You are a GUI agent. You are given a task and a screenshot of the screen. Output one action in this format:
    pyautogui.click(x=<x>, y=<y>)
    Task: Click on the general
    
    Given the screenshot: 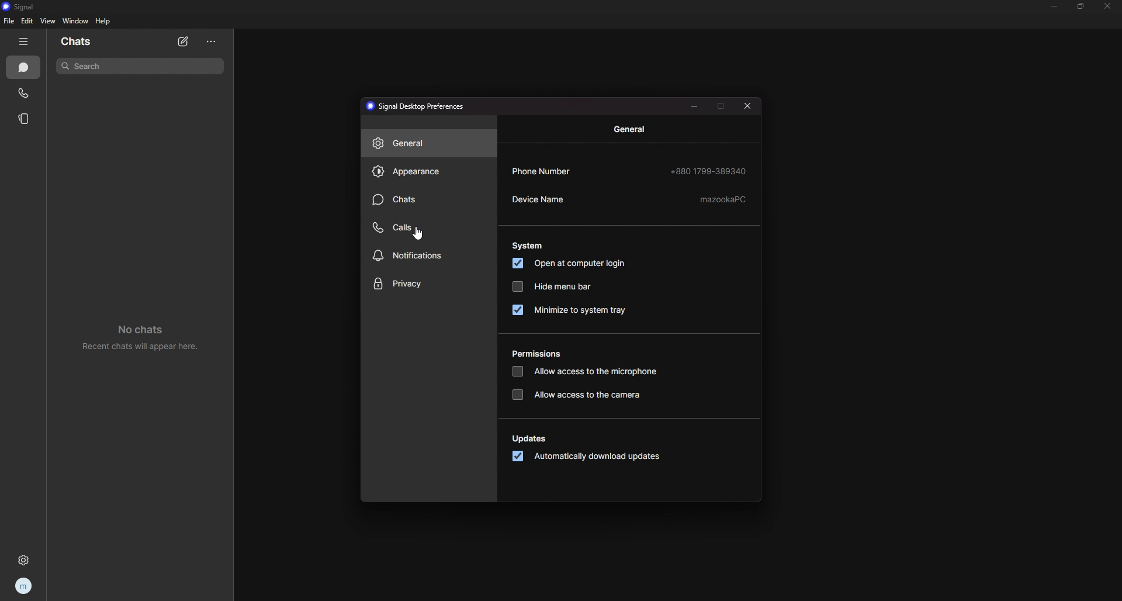 What is the action you would take?
    pyautogui.click(x=630, y=129)
    